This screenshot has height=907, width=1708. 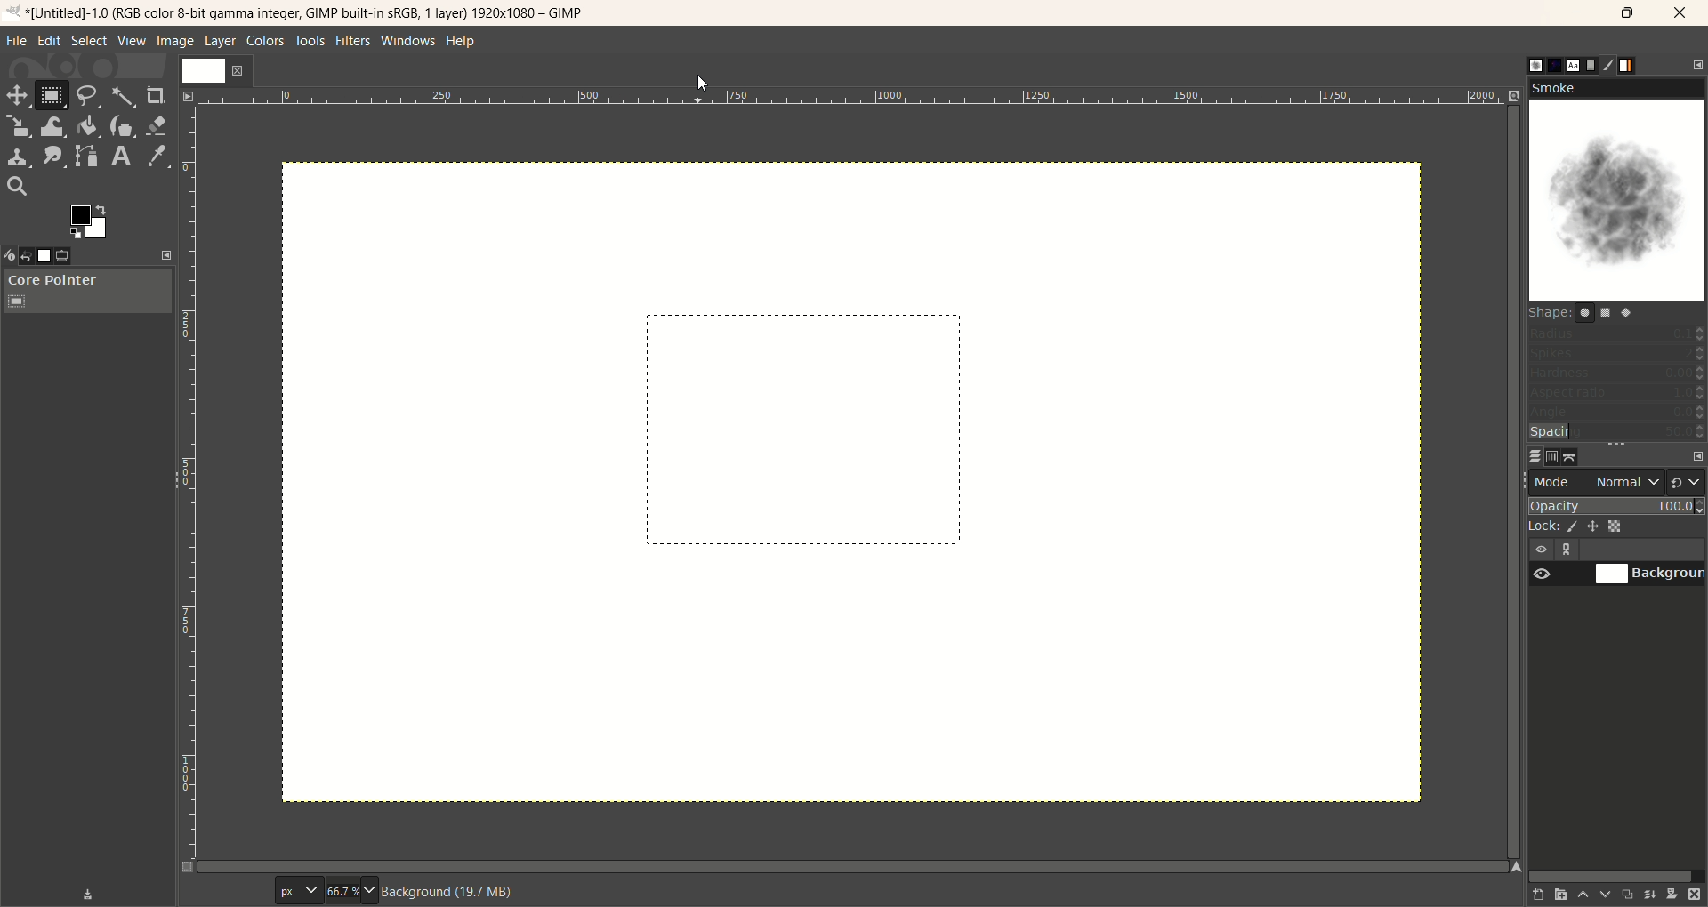 I want to click on delete this layer, so click(x=1696, y=895).